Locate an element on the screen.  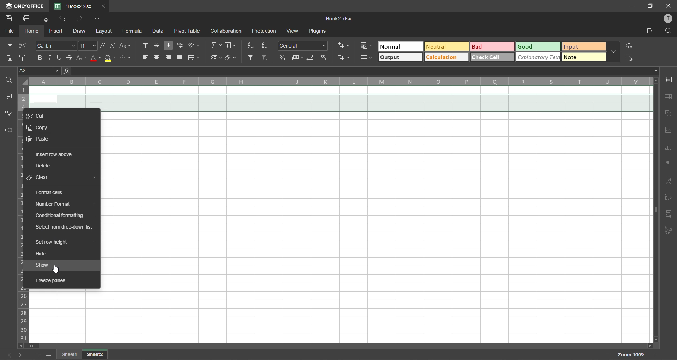
named ranges is located at coordinates (213, 58).